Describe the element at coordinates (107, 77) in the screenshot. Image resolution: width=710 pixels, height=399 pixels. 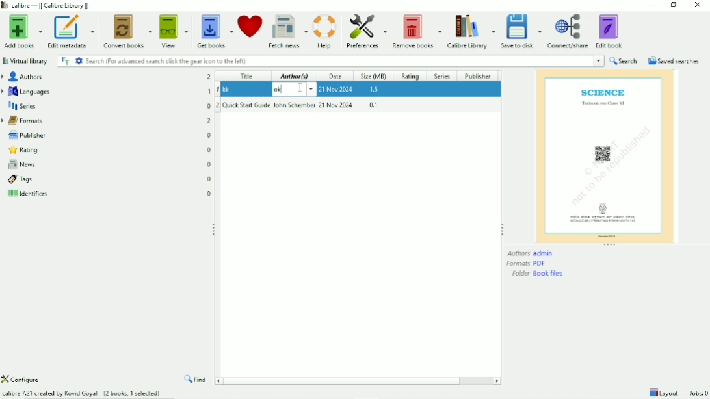
I see `Authors` at that location.